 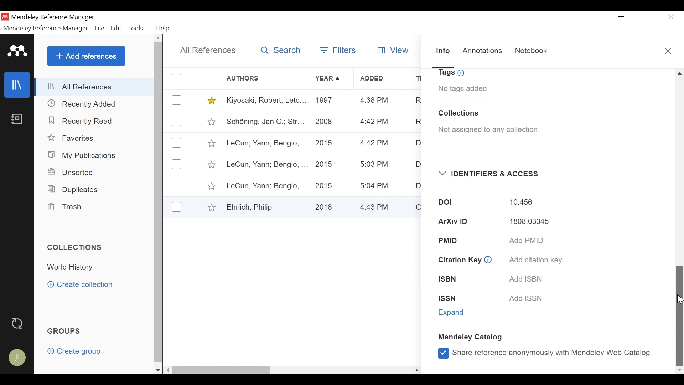 What do you see at coordinates (86, 56) in the screenshot?
I see `Add References` at bounding box center [86, 56].